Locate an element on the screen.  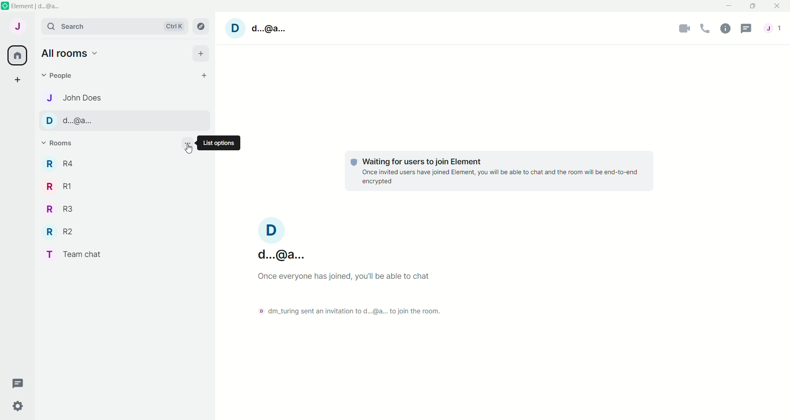
Threads is located at coordinates (14, 385).